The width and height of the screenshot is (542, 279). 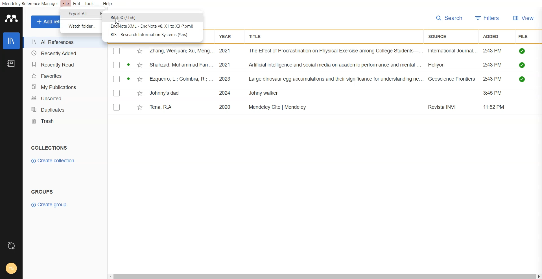 What do you see at coordinates (495, 107) in the screenshot?
I see `11:52 PM` at bounding box center [495, 107].